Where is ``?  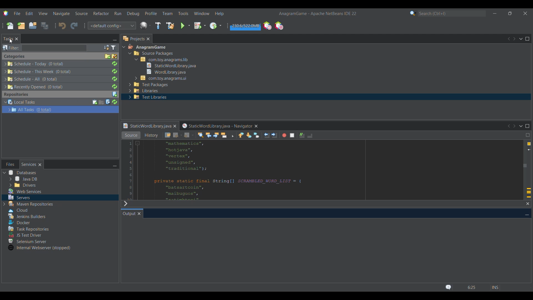
 is located at coordinates (28, 228).